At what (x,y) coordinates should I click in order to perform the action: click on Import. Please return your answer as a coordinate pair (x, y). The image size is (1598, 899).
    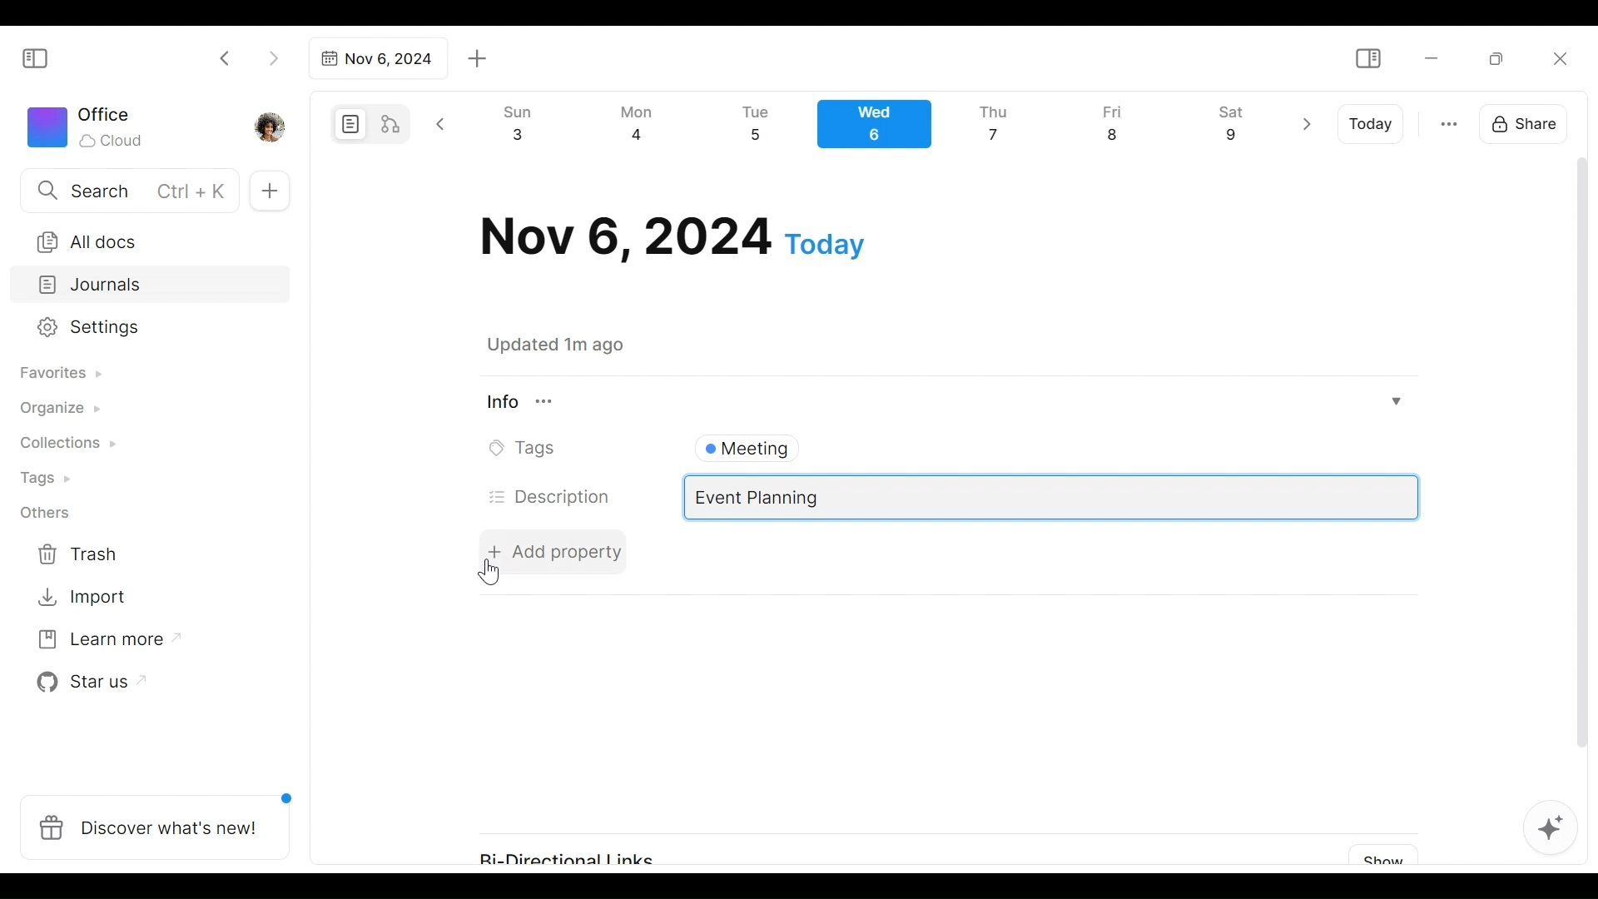
    Looking at the image, I should click on (84, 595).